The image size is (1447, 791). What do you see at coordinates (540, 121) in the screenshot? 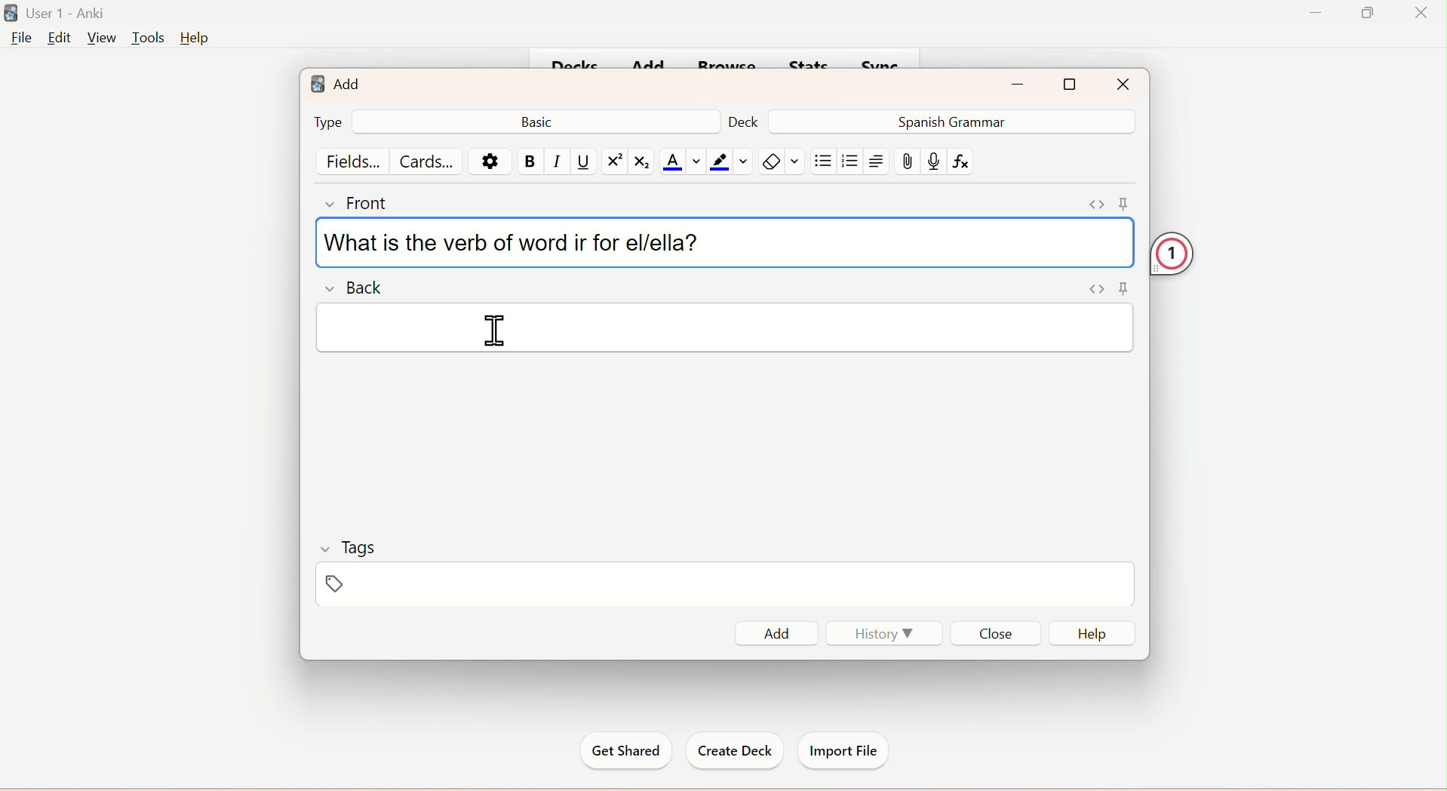
I see `Basic` at bounding box center [540, 121].